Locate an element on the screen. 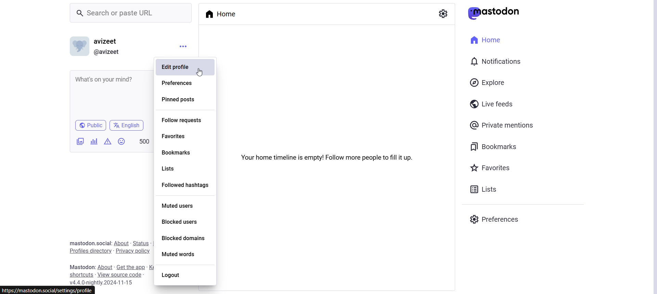  Private Mentions is located at coordinates (504, 125).